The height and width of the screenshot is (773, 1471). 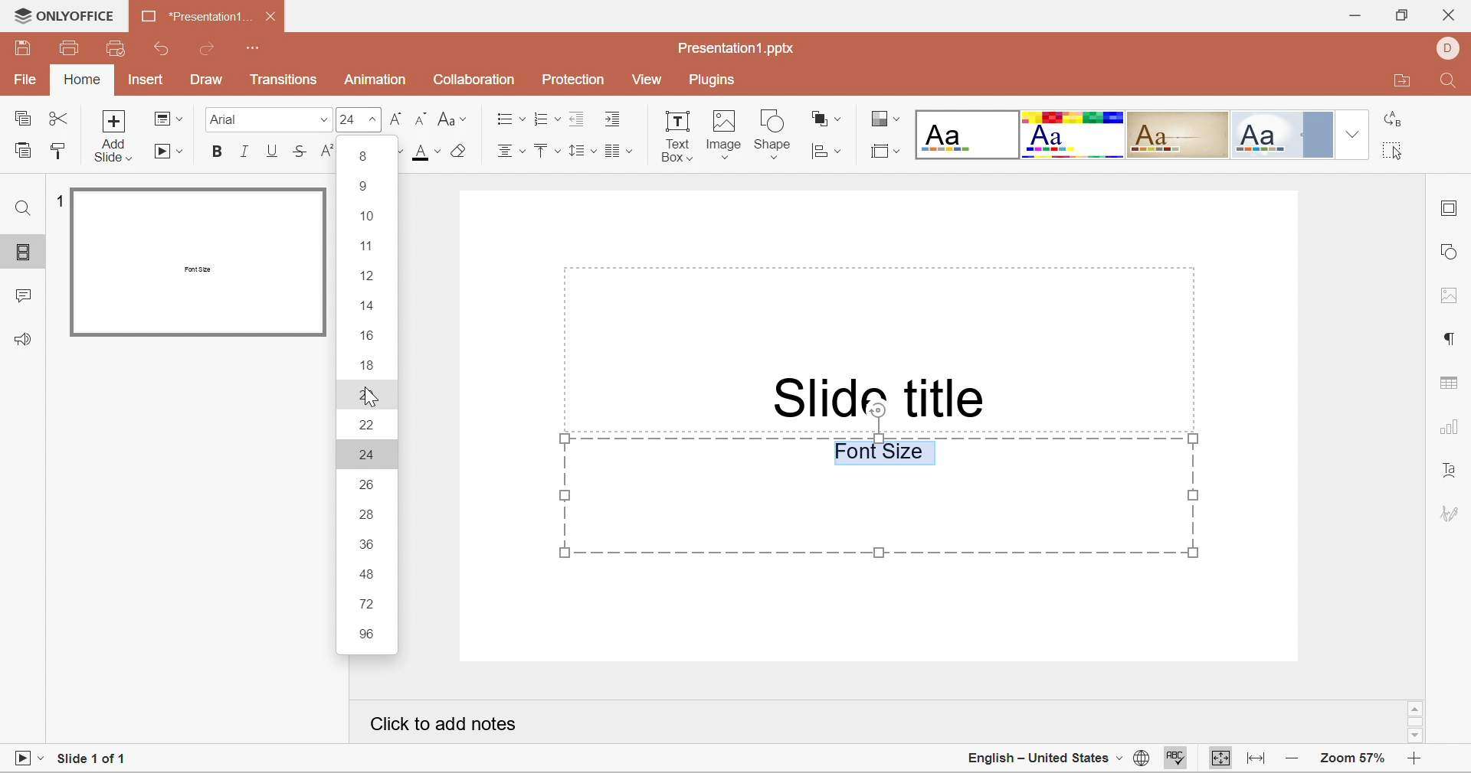 I want to click on Select slide size, so click(x=885, y=151).